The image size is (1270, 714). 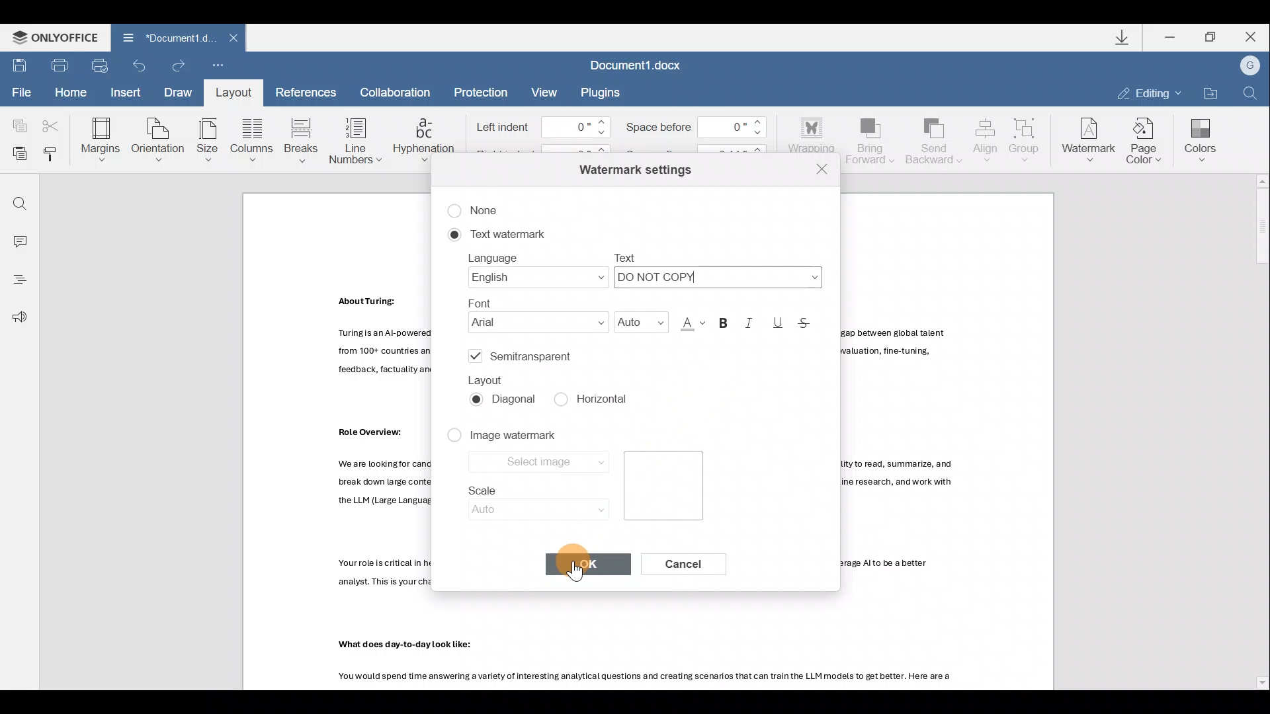 I want to click on Semitransparent, so click(x=525, y=358).